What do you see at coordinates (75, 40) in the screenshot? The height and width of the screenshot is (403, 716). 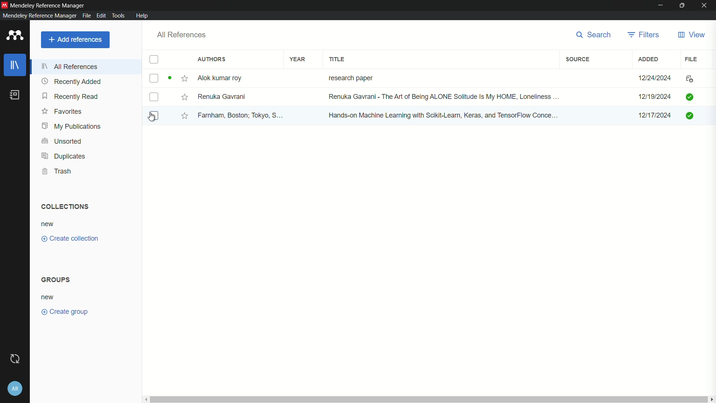 I see `add reference` at bounding box center [75, 40].